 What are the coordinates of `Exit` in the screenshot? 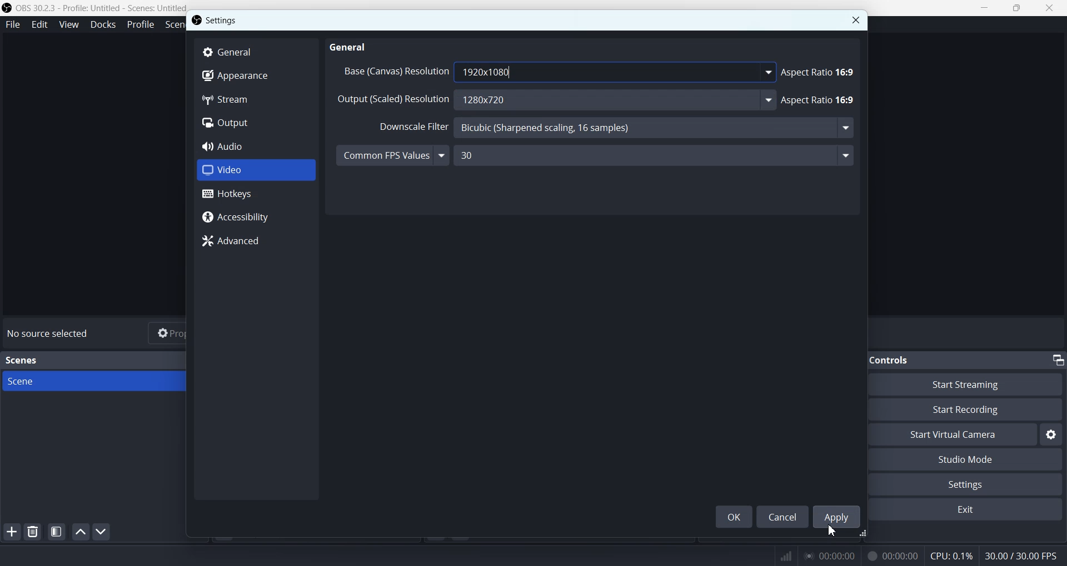 It's located at (970, 511).